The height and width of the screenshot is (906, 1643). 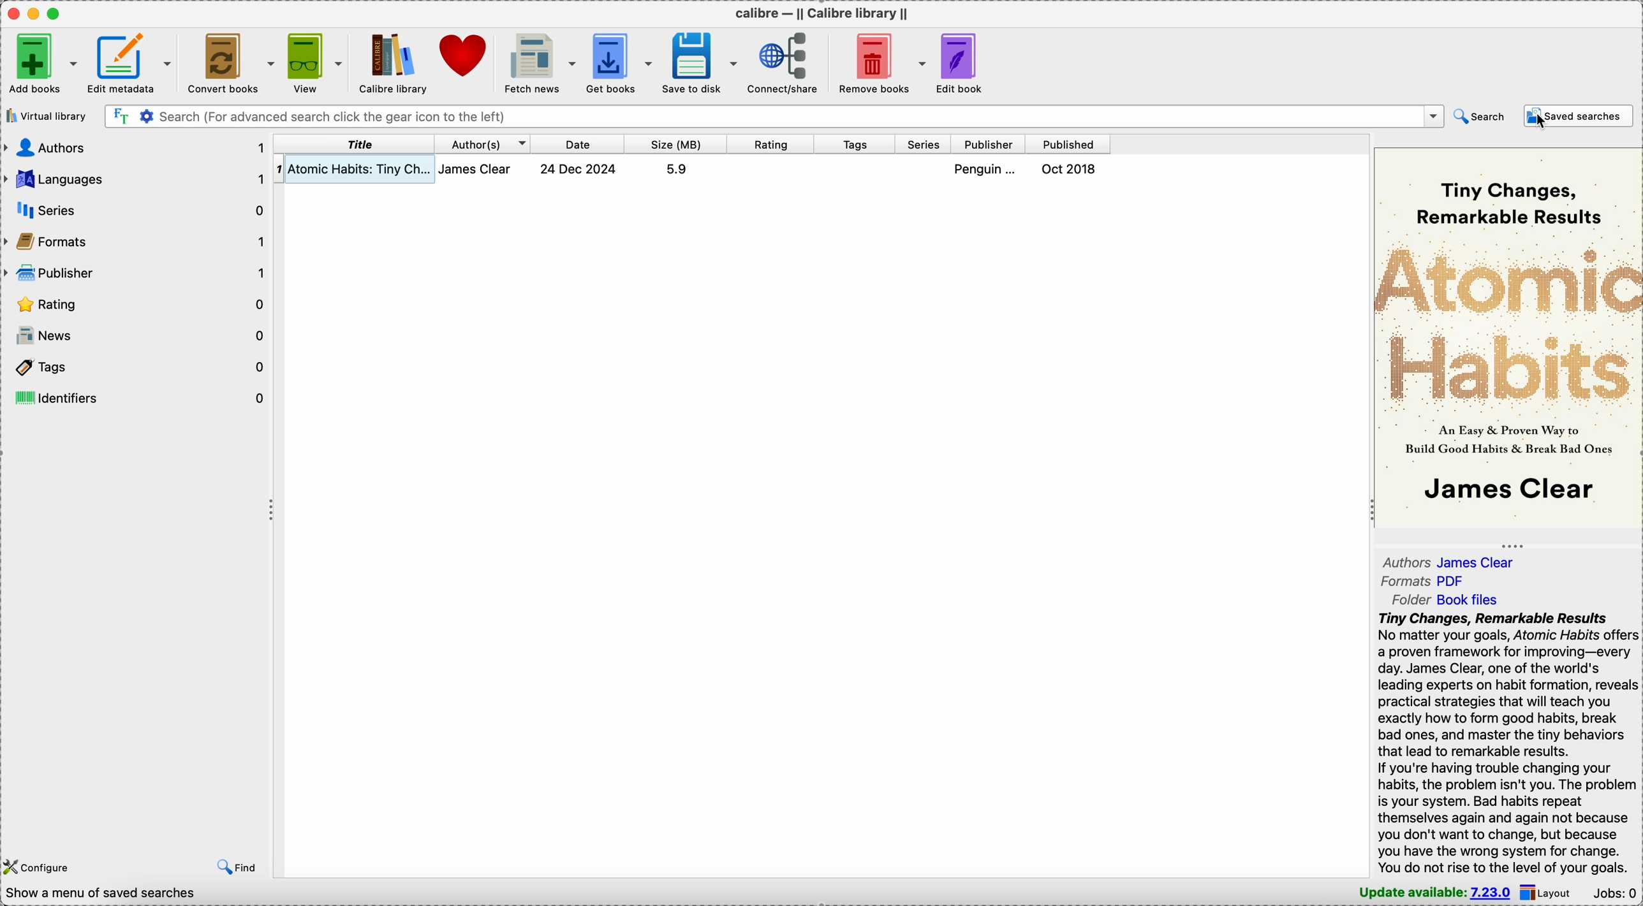 What do you see at coordinates (857, 145) in the screenshot?
I see `tags` at bounding box center [857, 145].